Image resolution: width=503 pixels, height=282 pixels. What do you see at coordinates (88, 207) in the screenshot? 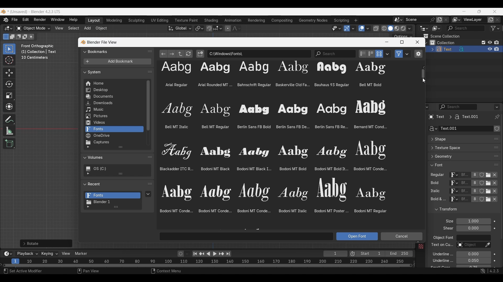
I see `Show filtering options` at bounding box center [88, 207].